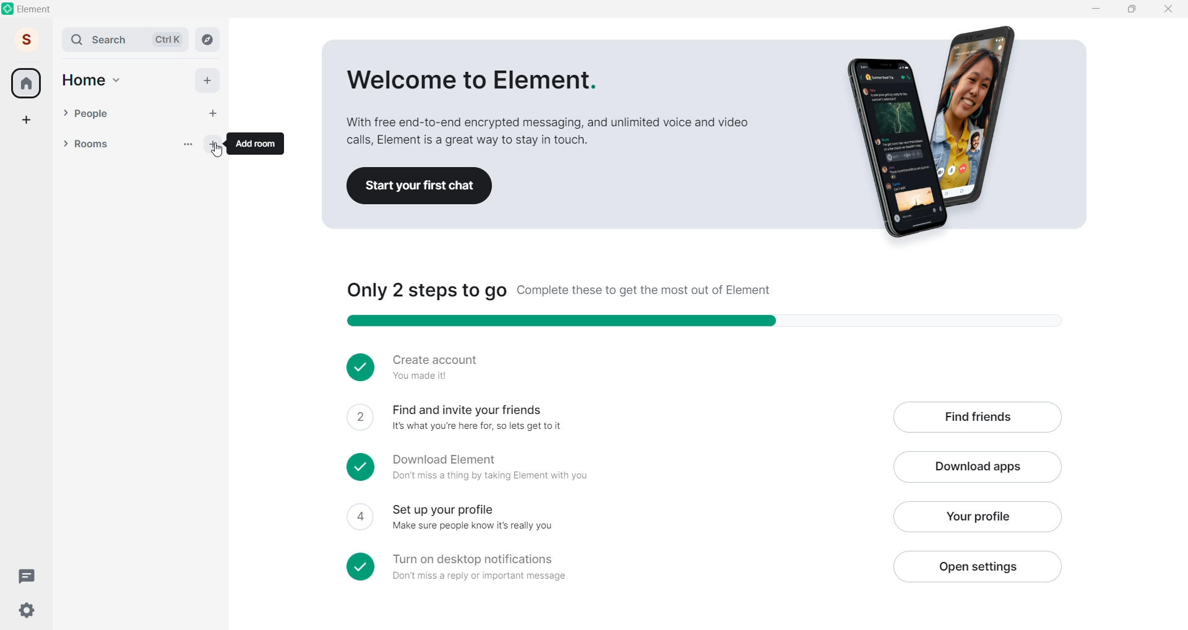 The image size is (1188, 630). Describe the element at coordinates (1131, 8) in the screenshot. I see `Maximize` at that location.